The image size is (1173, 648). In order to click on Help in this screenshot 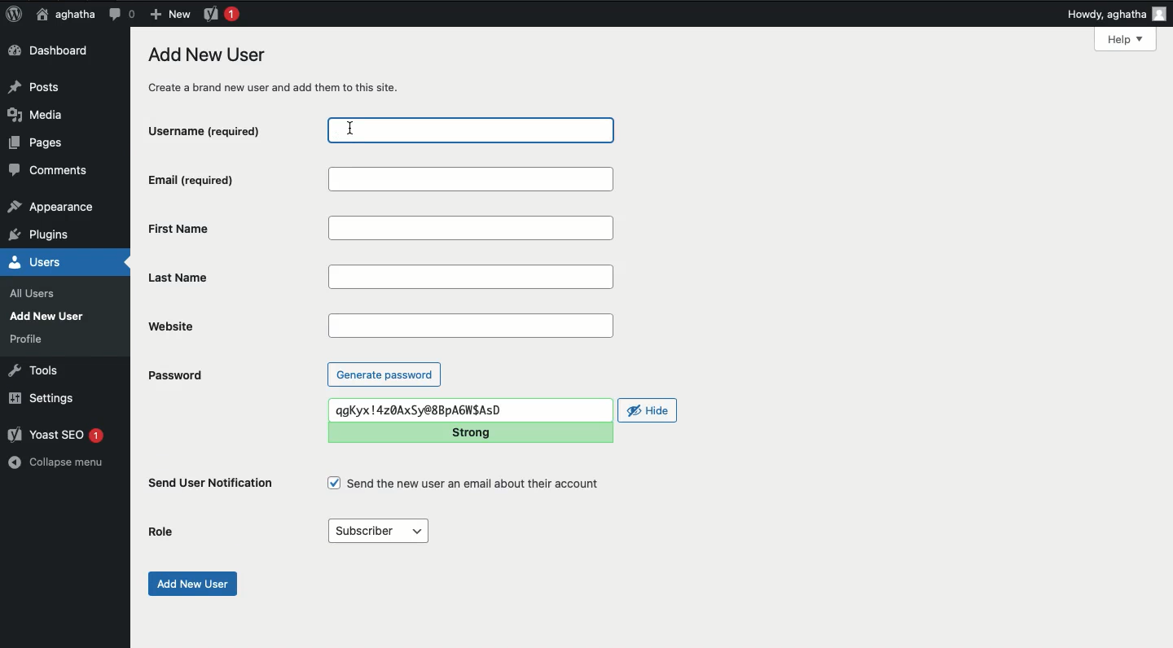, I will do `click(1125, 39)`.